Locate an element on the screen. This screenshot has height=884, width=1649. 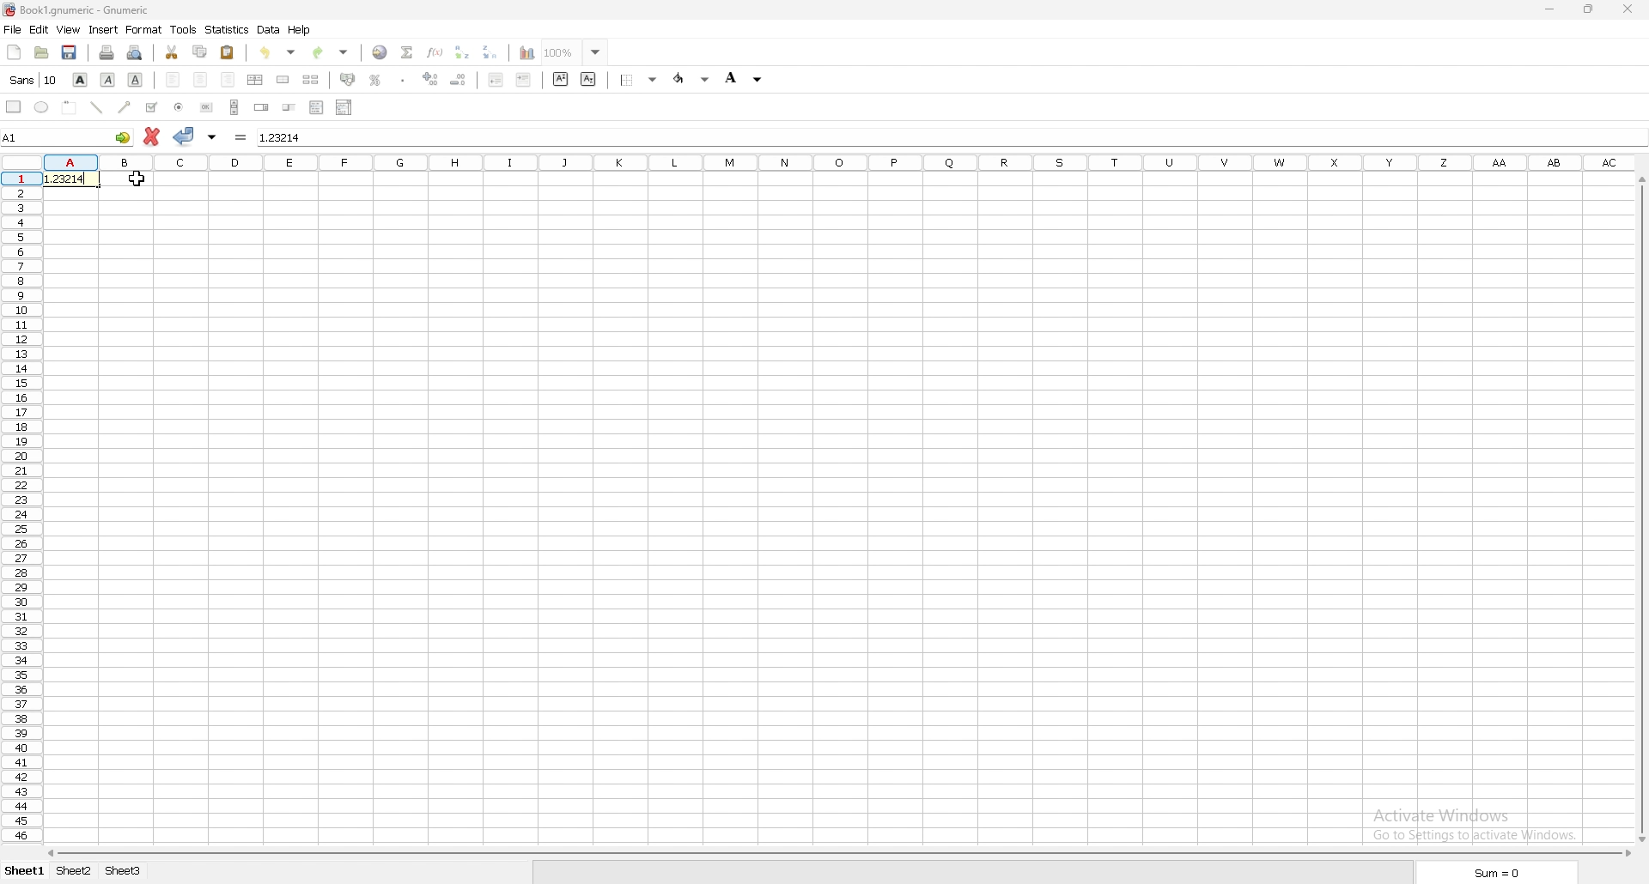
zoom is located at coordinates (572, 53).